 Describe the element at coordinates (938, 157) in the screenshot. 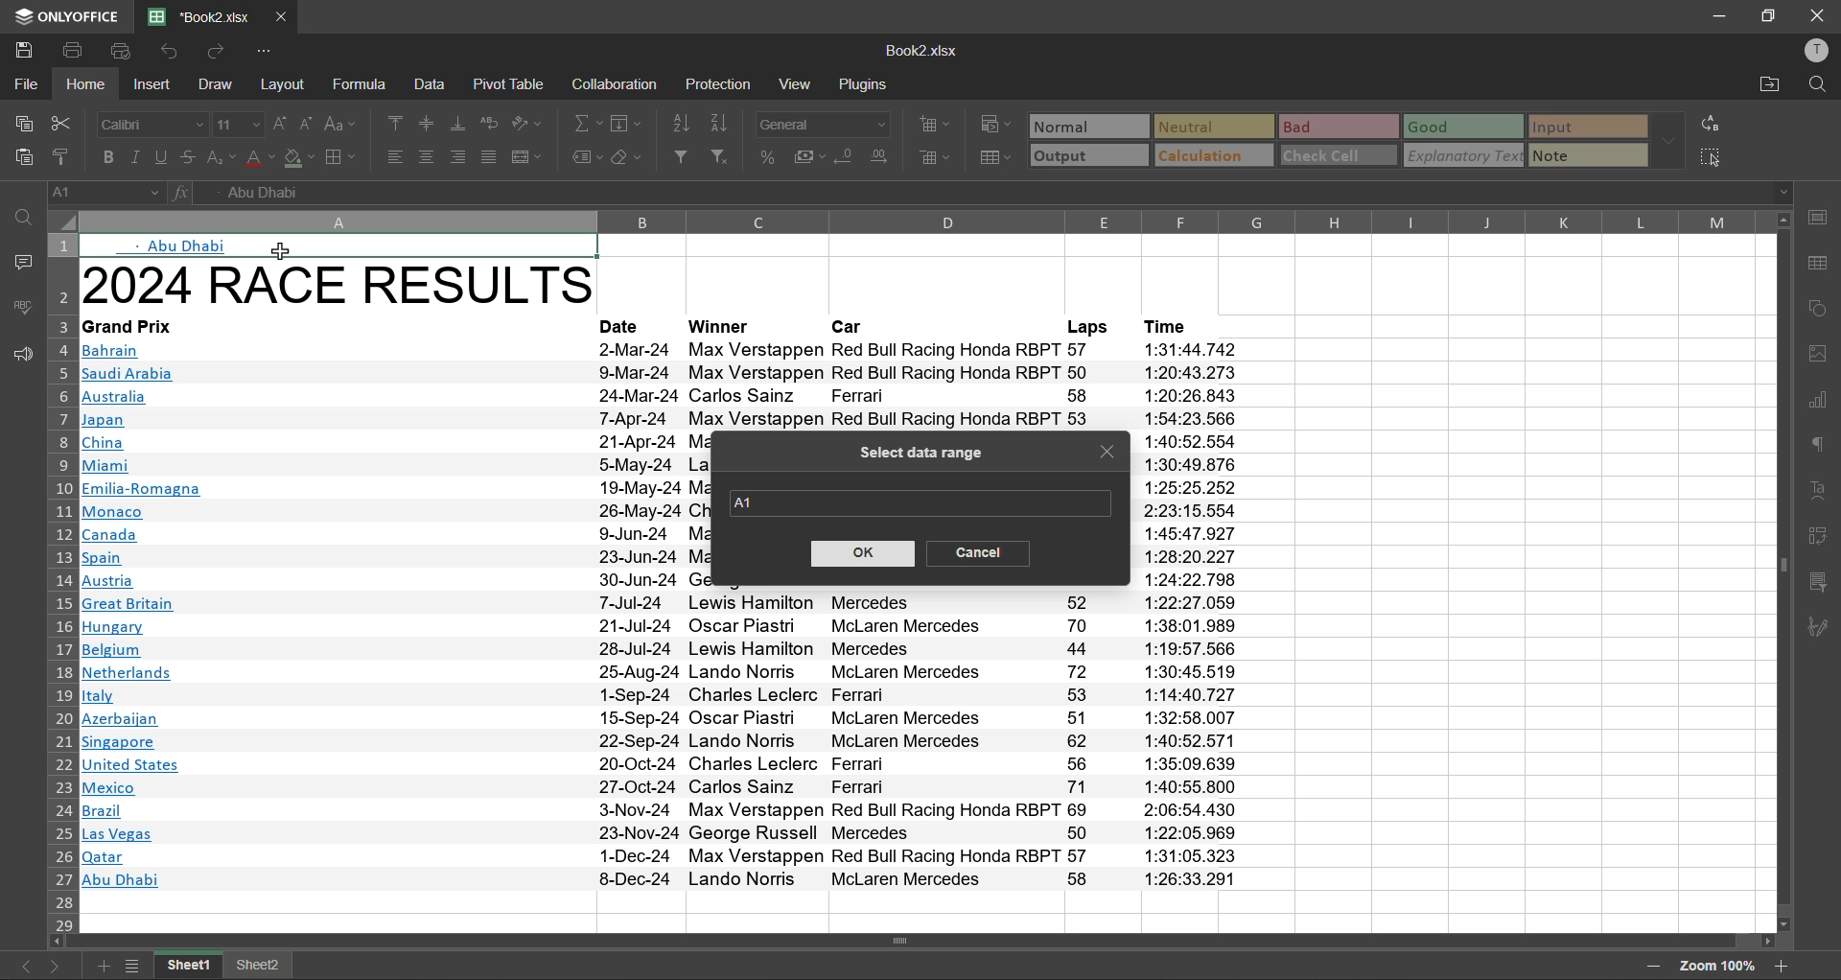

I see `delete cells` at that location.